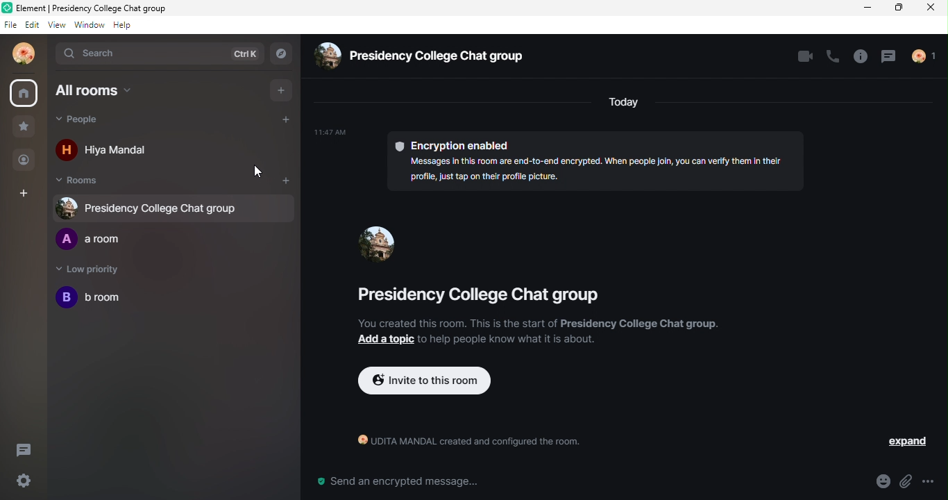  I want to click on low priority, so click(92, 271).